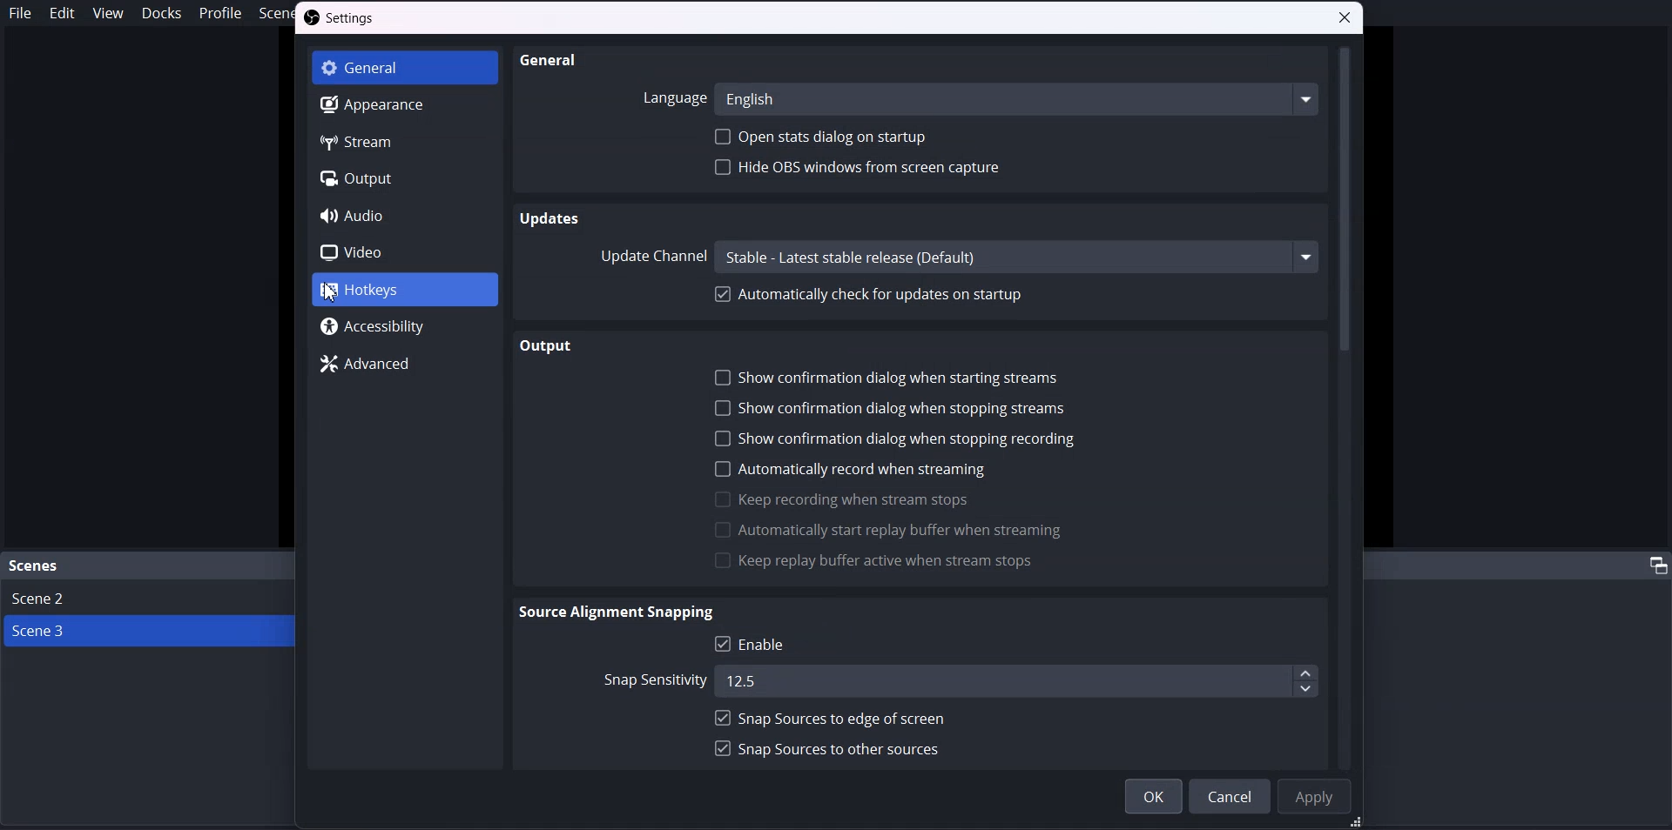 This screenshot has width=1672, height=830. What do you see at coordinates (548, 345) in the screenshot?
I see `Output` at bounding box center [548, 345].